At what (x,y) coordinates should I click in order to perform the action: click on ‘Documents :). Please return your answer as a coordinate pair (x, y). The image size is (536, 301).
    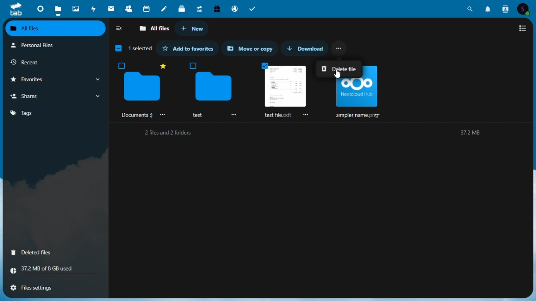
    Looking at the image, I should click on (142, 90).